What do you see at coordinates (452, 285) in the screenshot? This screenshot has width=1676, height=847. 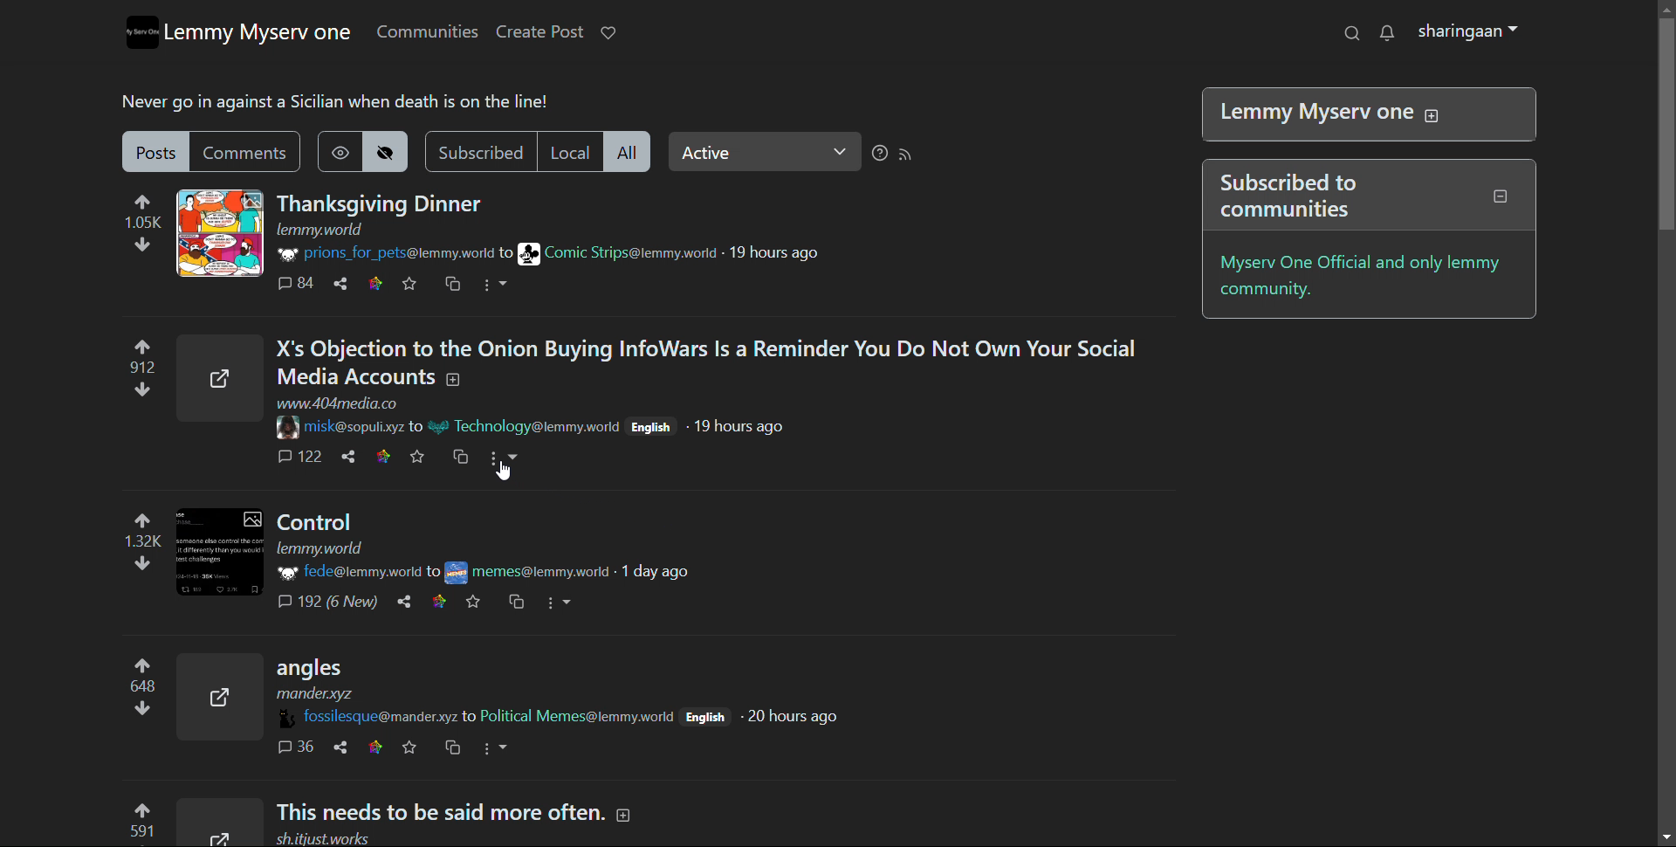 I see `cross post` at bounding box center [452, 285].